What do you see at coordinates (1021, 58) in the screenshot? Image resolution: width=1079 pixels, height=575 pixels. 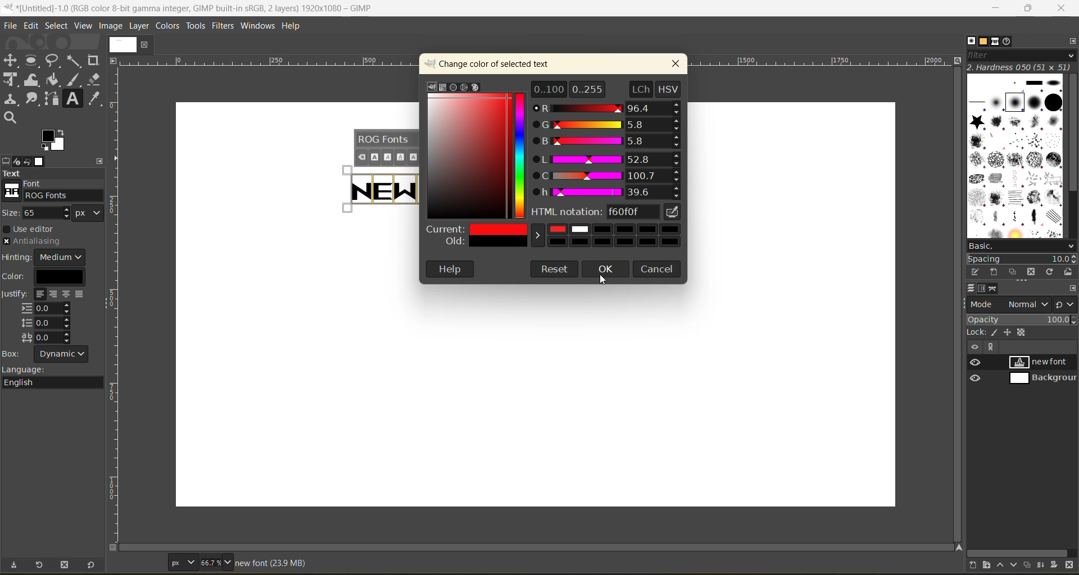 I see `filter` at bounding box center [1021, 58].